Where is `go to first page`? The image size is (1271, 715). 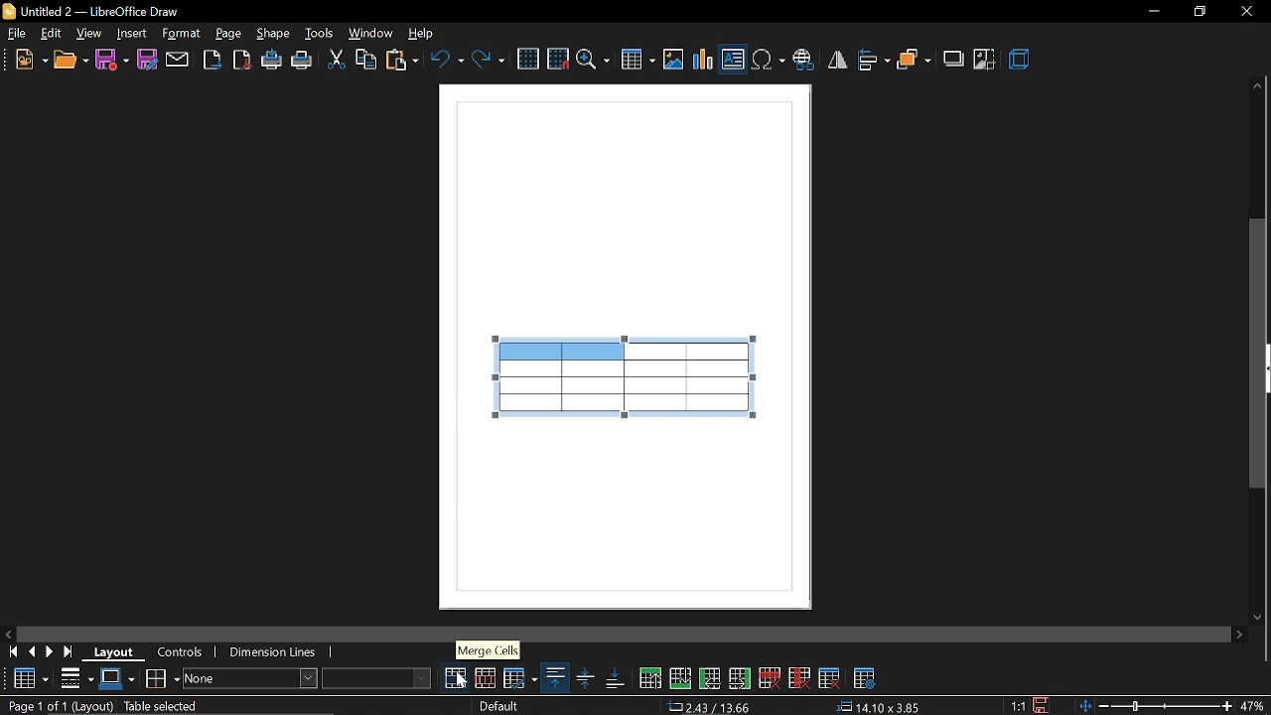
go to first page is located at coordinates (10, 651).